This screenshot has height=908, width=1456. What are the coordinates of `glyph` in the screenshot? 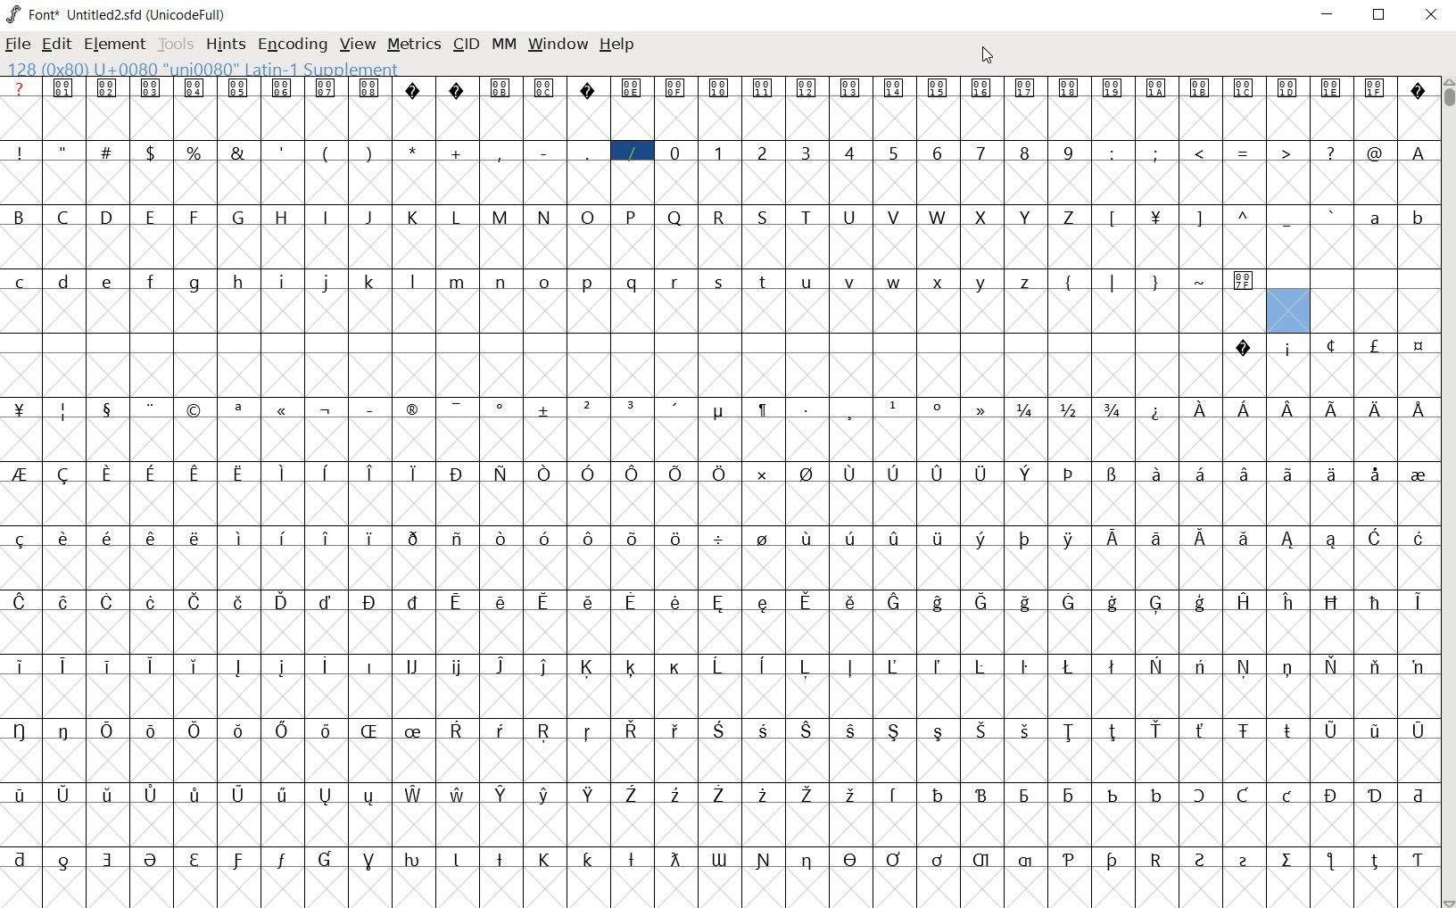 It's located at (455, 218).